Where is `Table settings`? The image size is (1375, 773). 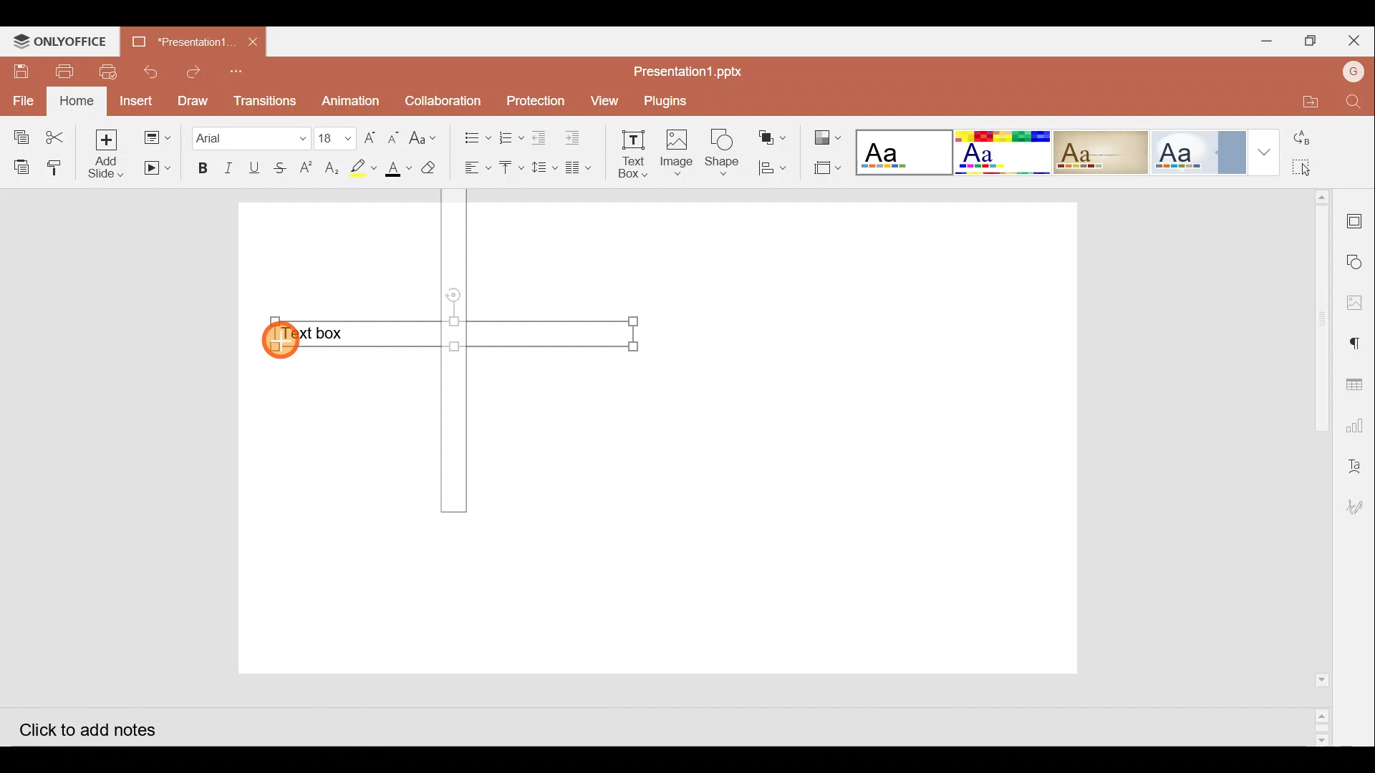
Table settings is located at coordinates (1358, 382).